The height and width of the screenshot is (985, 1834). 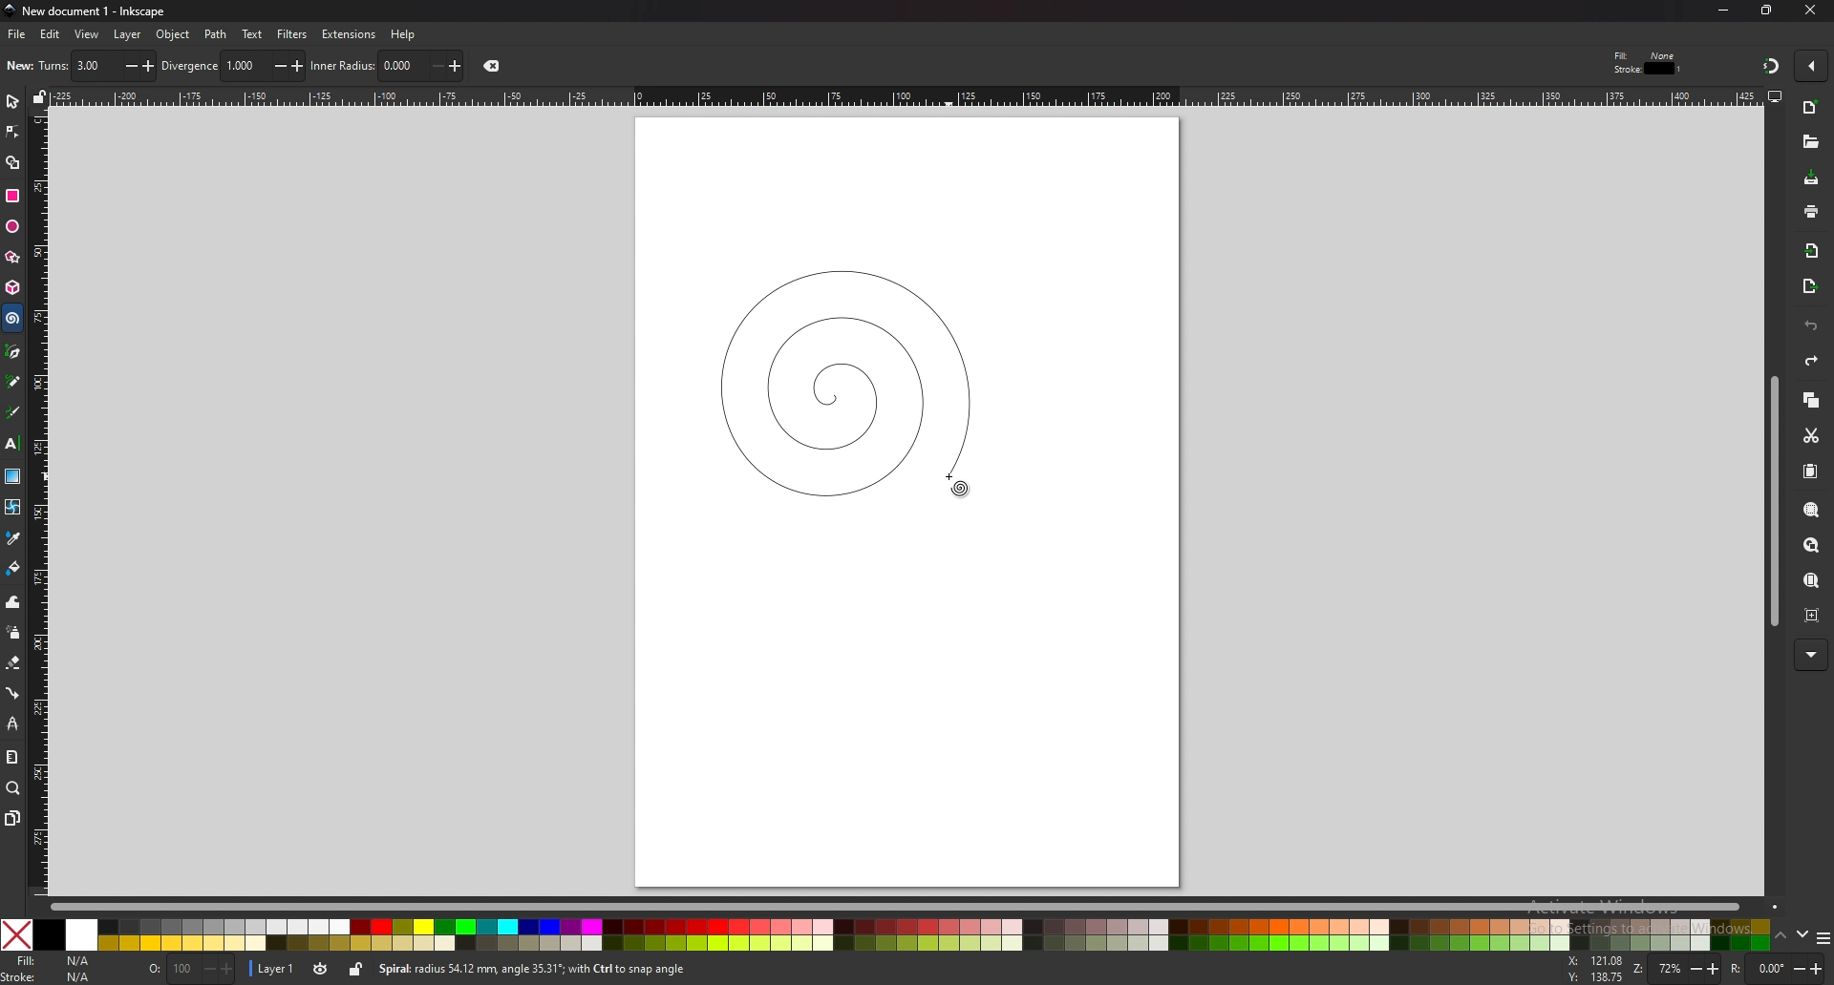 I want to click on snapping, so click(x=1769, y=66).